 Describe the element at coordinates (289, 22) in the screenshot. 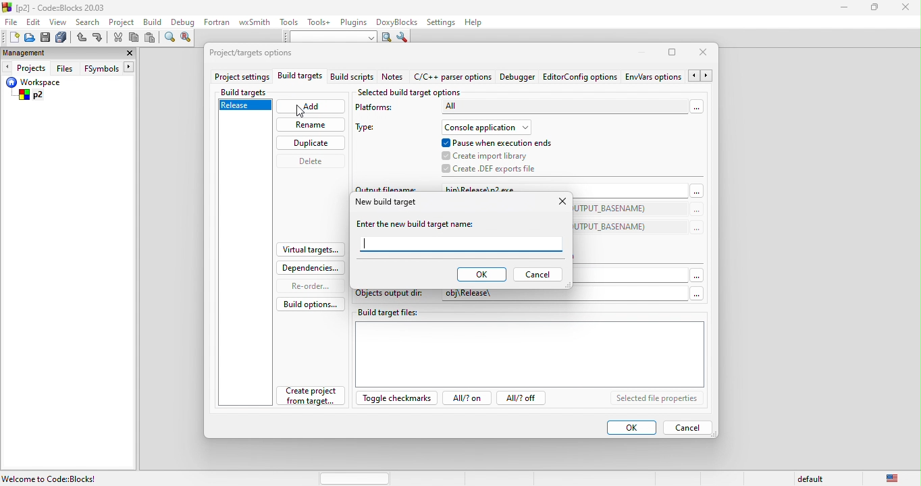

I see `tools` at that location.